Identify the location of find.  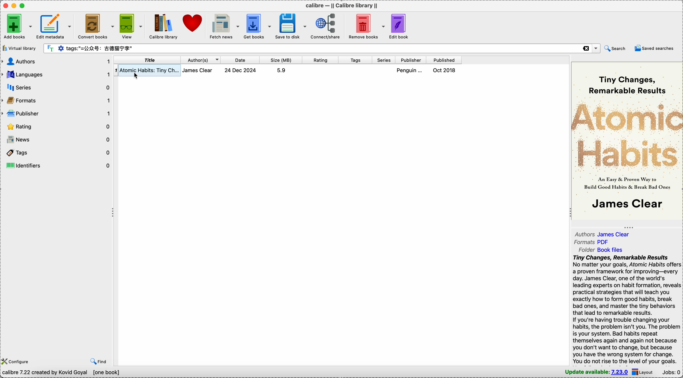
(99, 362).